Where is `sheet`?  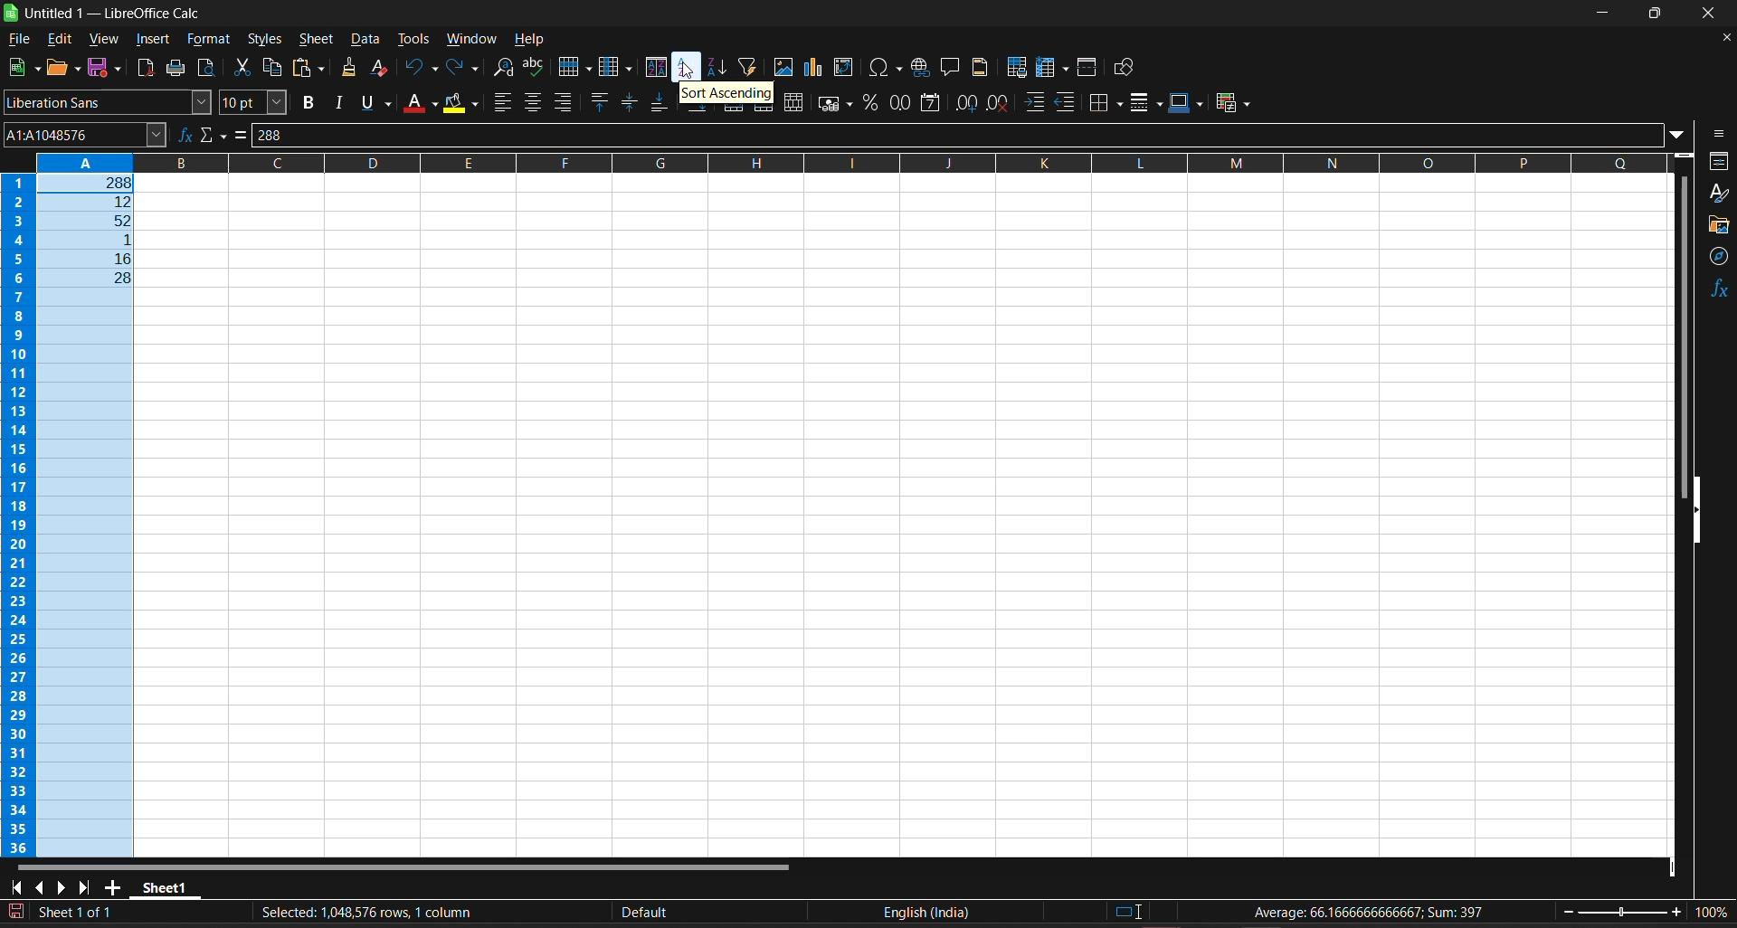 sheet is located at coordinates (318, 40).